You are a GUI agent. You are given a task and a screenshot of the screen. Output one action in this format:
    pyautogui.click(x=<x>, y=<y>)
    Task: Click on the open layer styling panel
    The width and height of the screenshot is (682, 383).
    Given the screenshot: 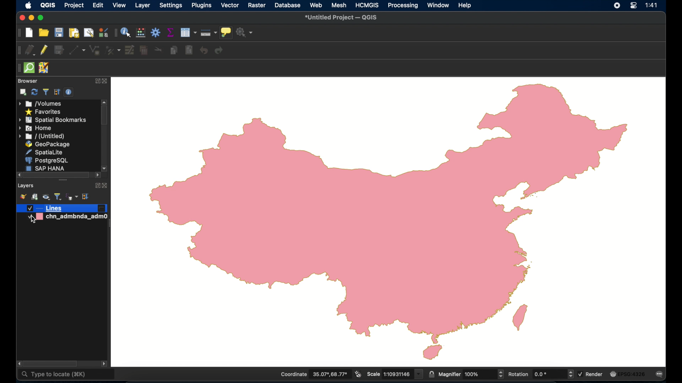 What is the action you would take?
    pyautogui.click(x=22, y=196)
    